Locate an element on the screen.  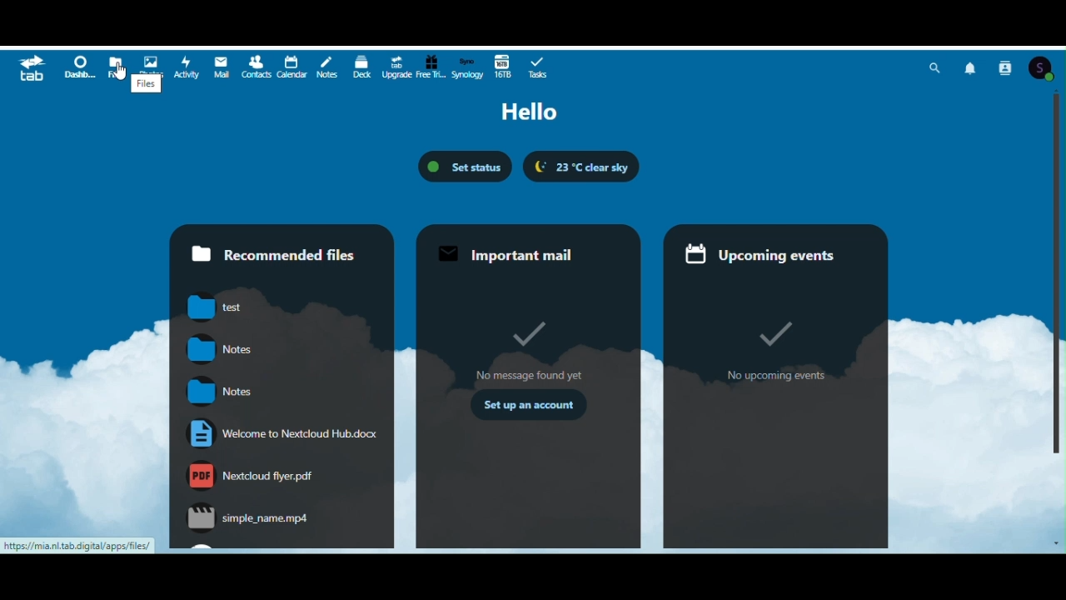
test is located at coordinates (219, 307).